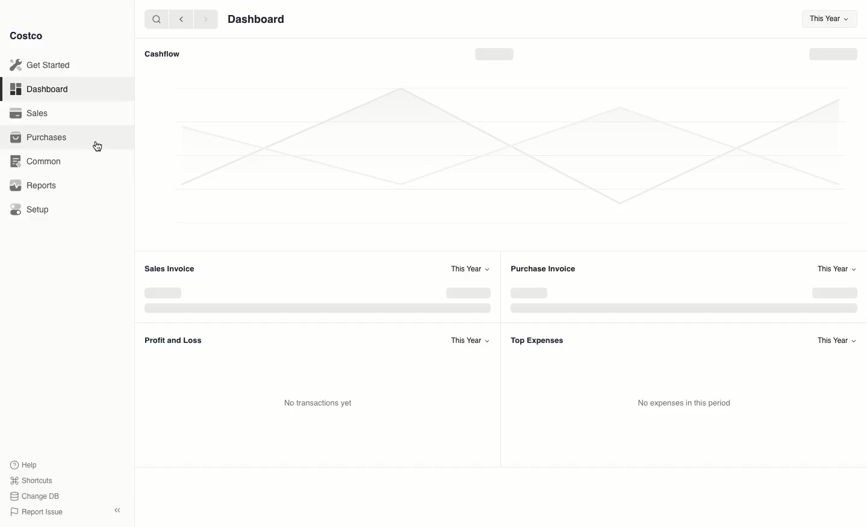  What do you see at coordinates (836, 341) in the screenshot?
I see `This Year` at bounding box center [836, 341].